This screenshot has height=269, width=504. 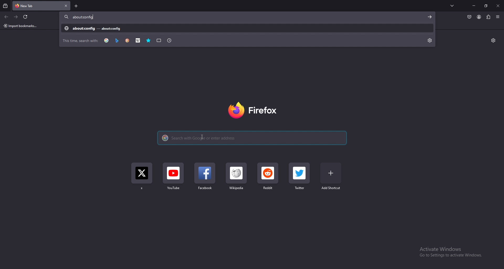 What do you see at coordinates (31, 5) in the screenshot?
I see `tab` at bounding box center [31, 5].